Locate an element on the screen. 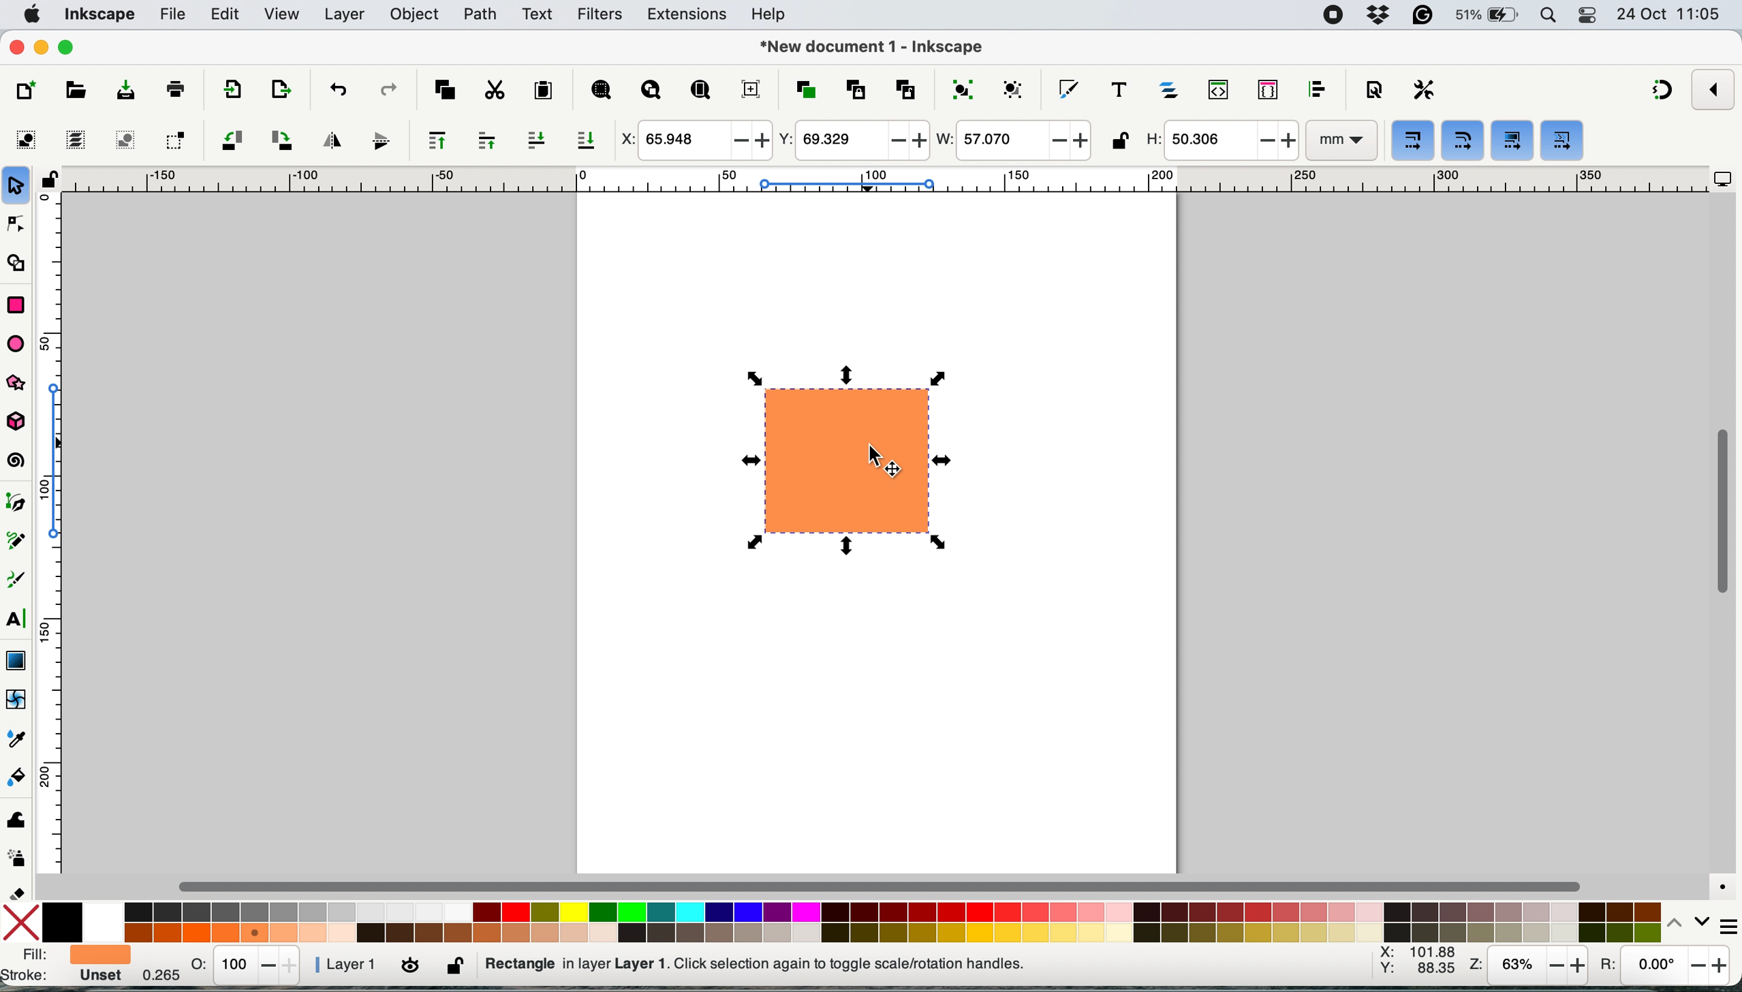 The width and height of the screenshot is (1742, 992). lock is located at coordinates (49, 185).